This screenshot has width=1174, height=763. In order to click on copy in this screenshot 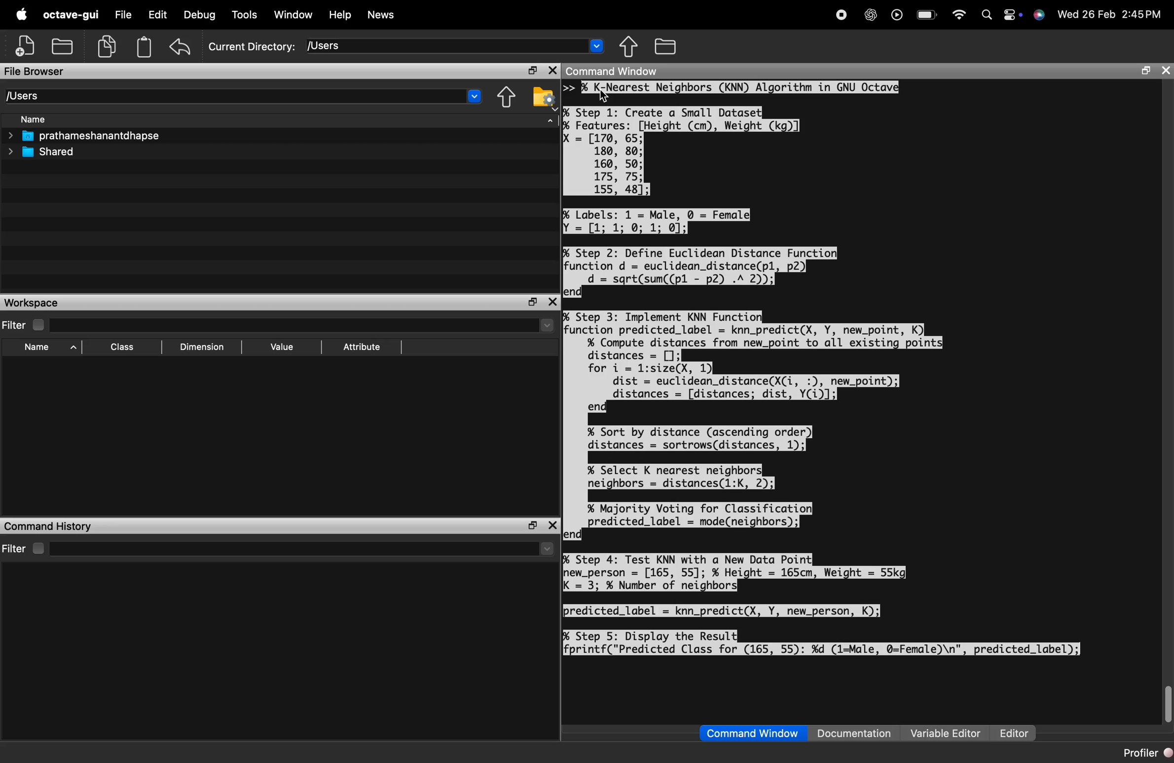, I will do `click(107, 46)`.